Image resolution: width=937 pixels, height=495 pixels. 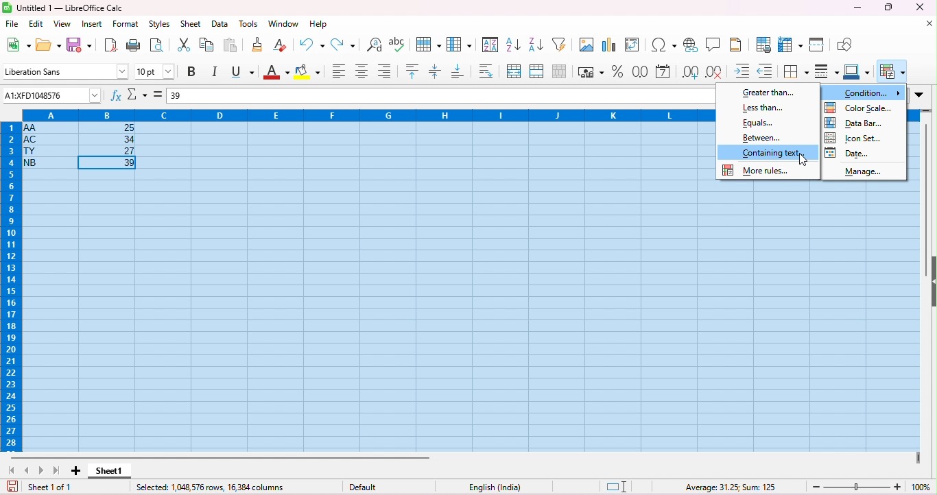 What do you see at coordinates (858, 123) in the screenshot?
I see `date bar` at bounding box center [858, 123].